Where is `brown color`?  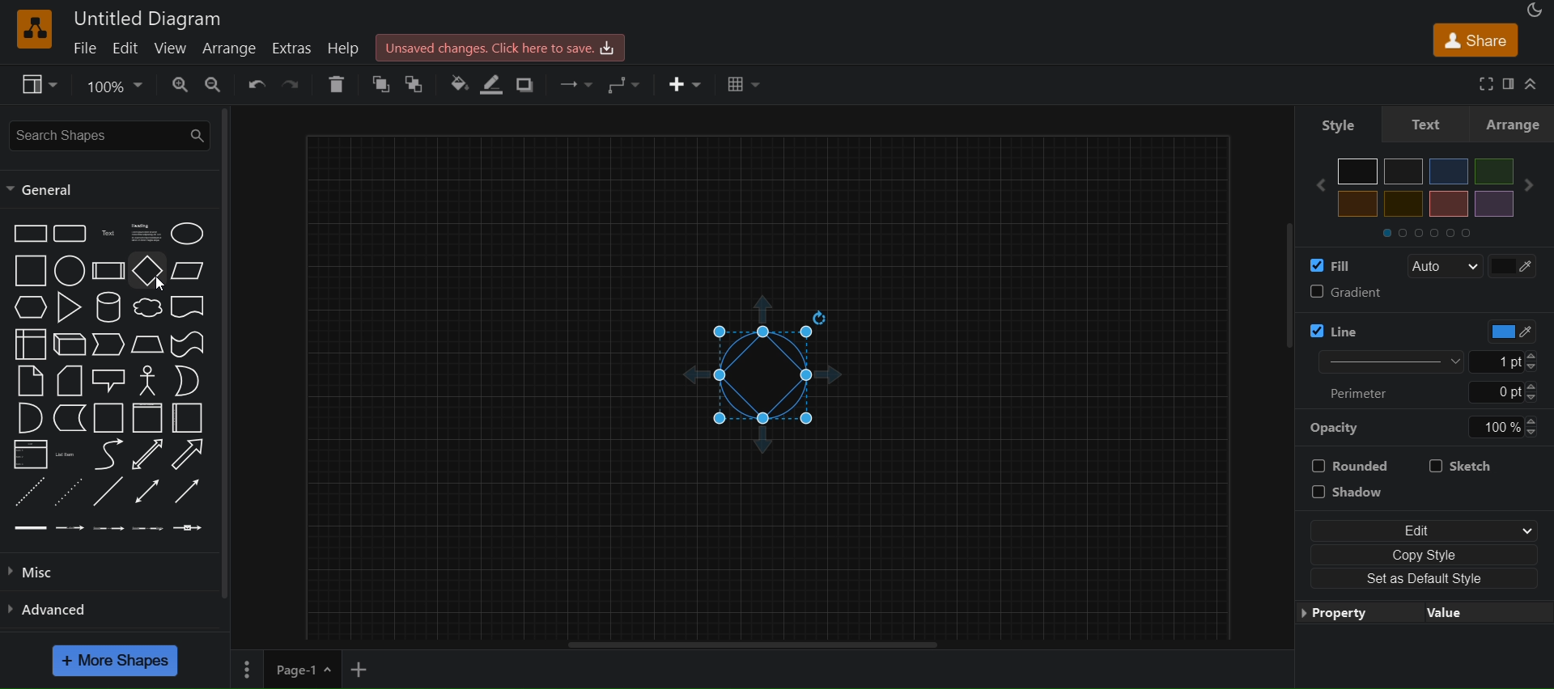 brown color is located at coordinates (1448, 204).